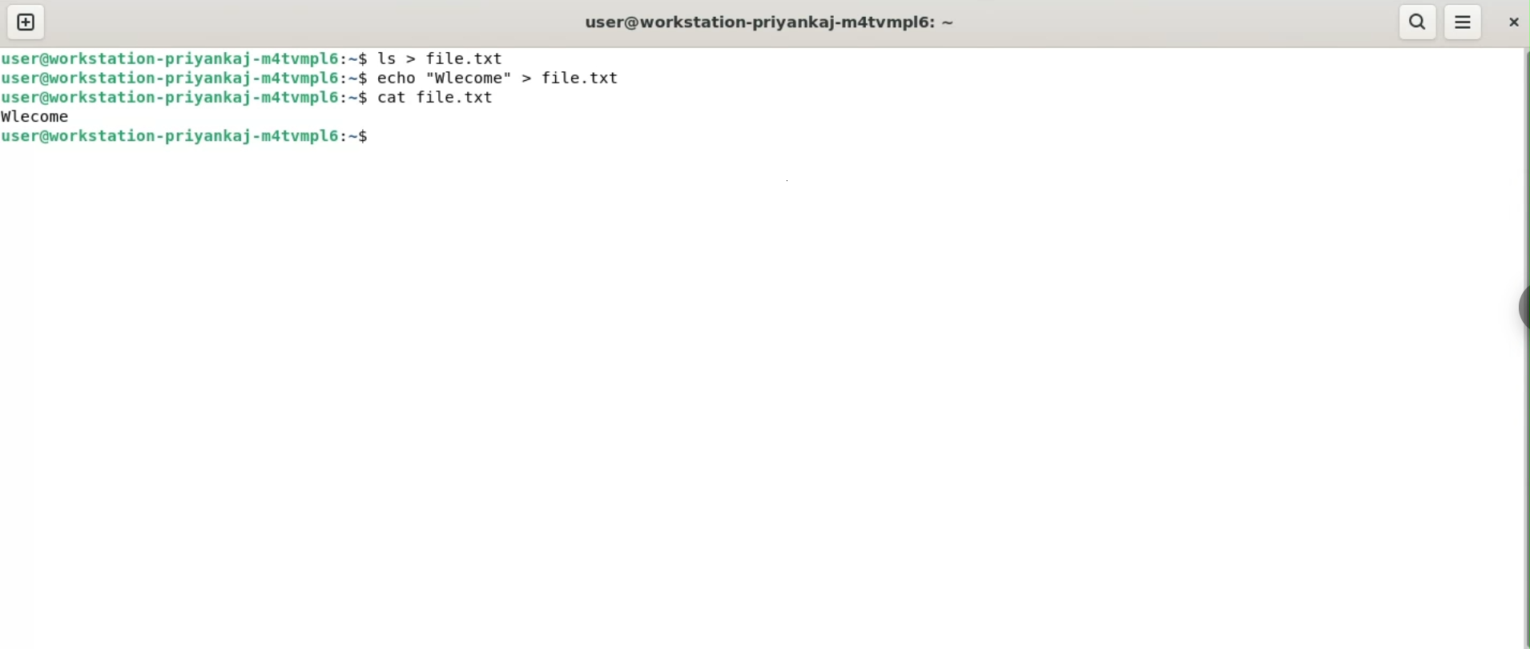 Image resolution: width=1530 pixels, height=649 pixels. I want to click on search, so click(1419, 20).